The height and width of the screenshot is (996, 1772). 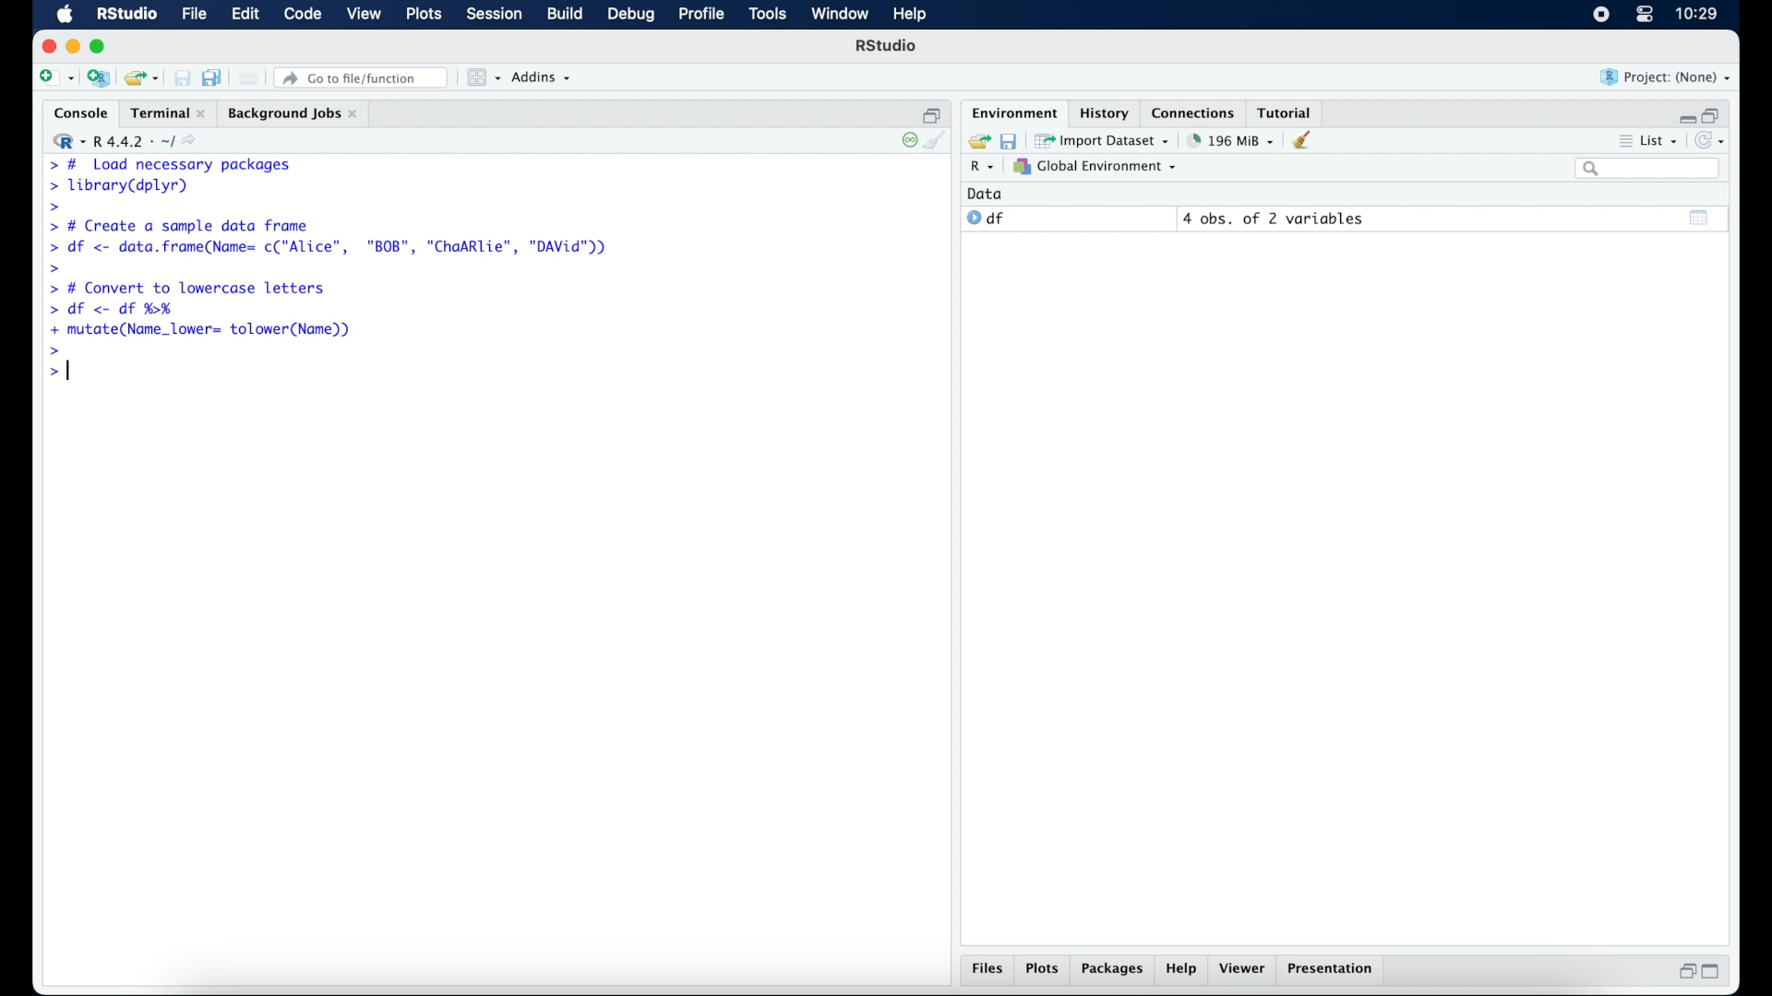 I want to click on load existing project, so click(x=140, y=78).